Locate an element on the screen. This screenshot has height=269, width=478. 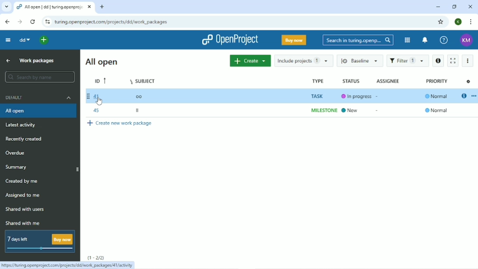
Collapse project menu is located at coordinates (8, 40).